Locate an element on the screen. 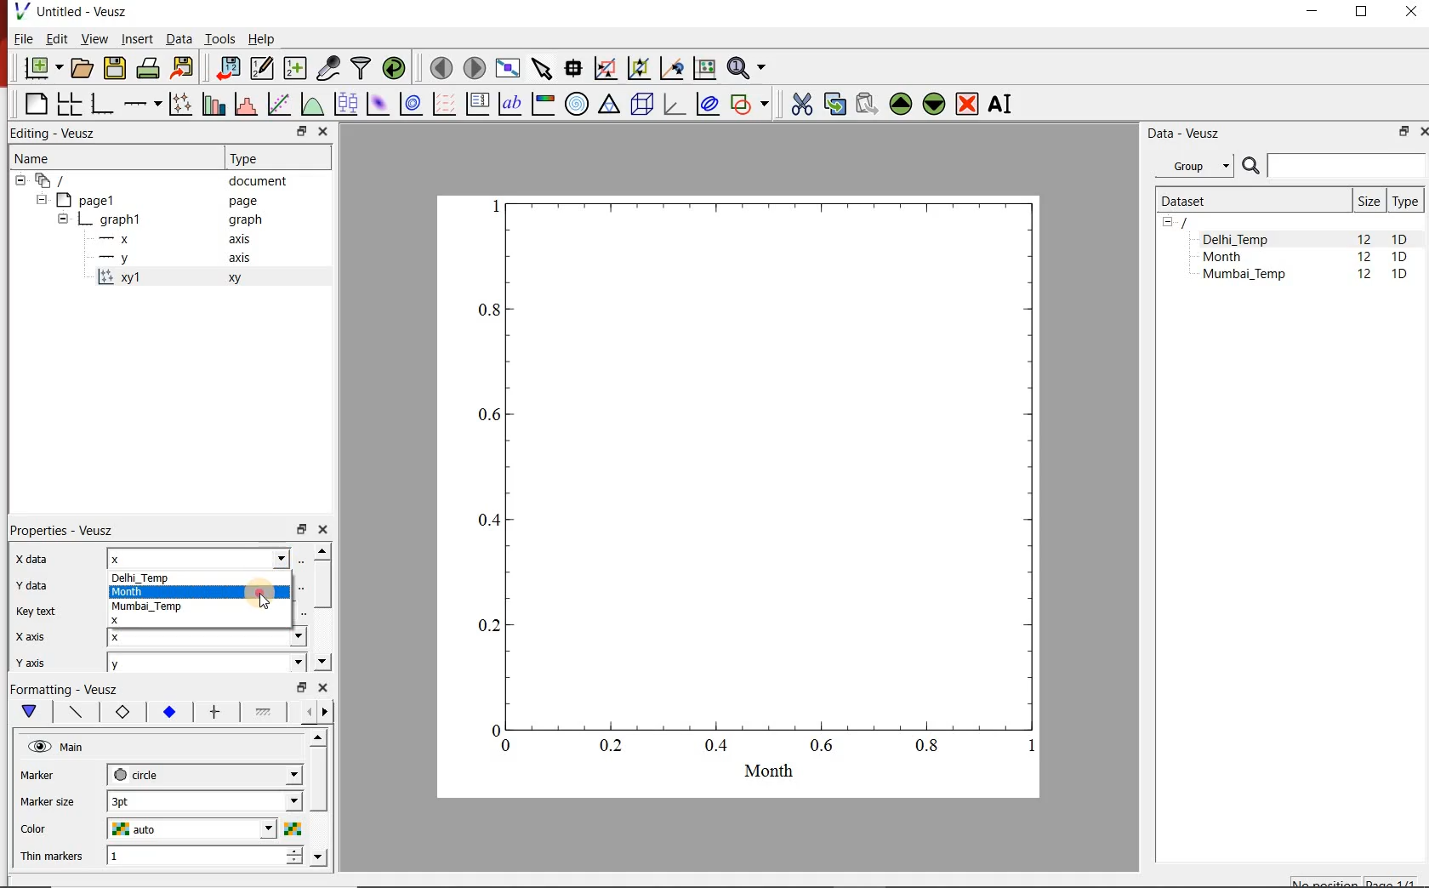 The image size is (1429, 888). x is located at coordinates (208, 635).